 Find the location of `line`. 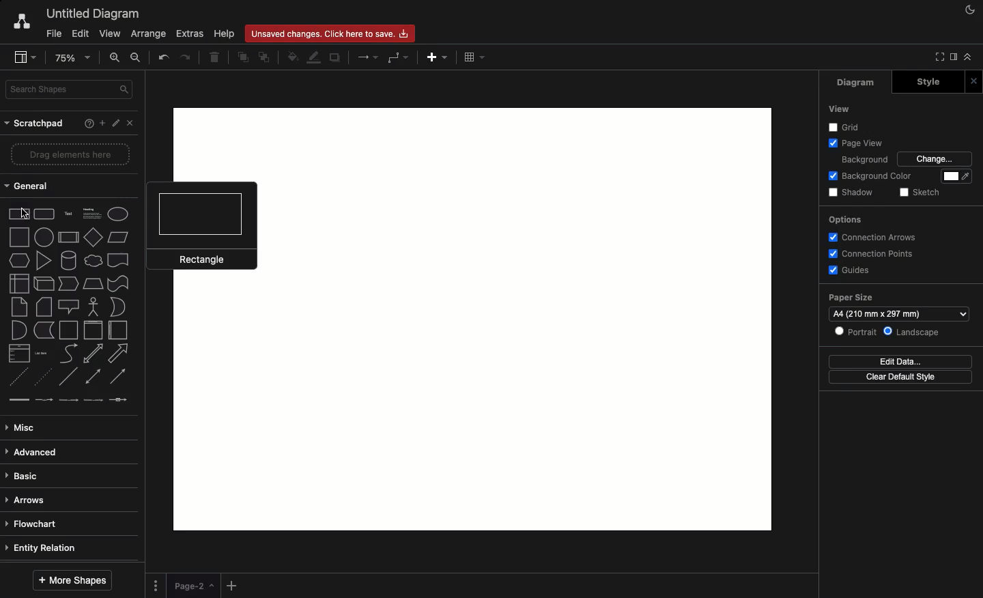

line is located at coordinates (68, 378).